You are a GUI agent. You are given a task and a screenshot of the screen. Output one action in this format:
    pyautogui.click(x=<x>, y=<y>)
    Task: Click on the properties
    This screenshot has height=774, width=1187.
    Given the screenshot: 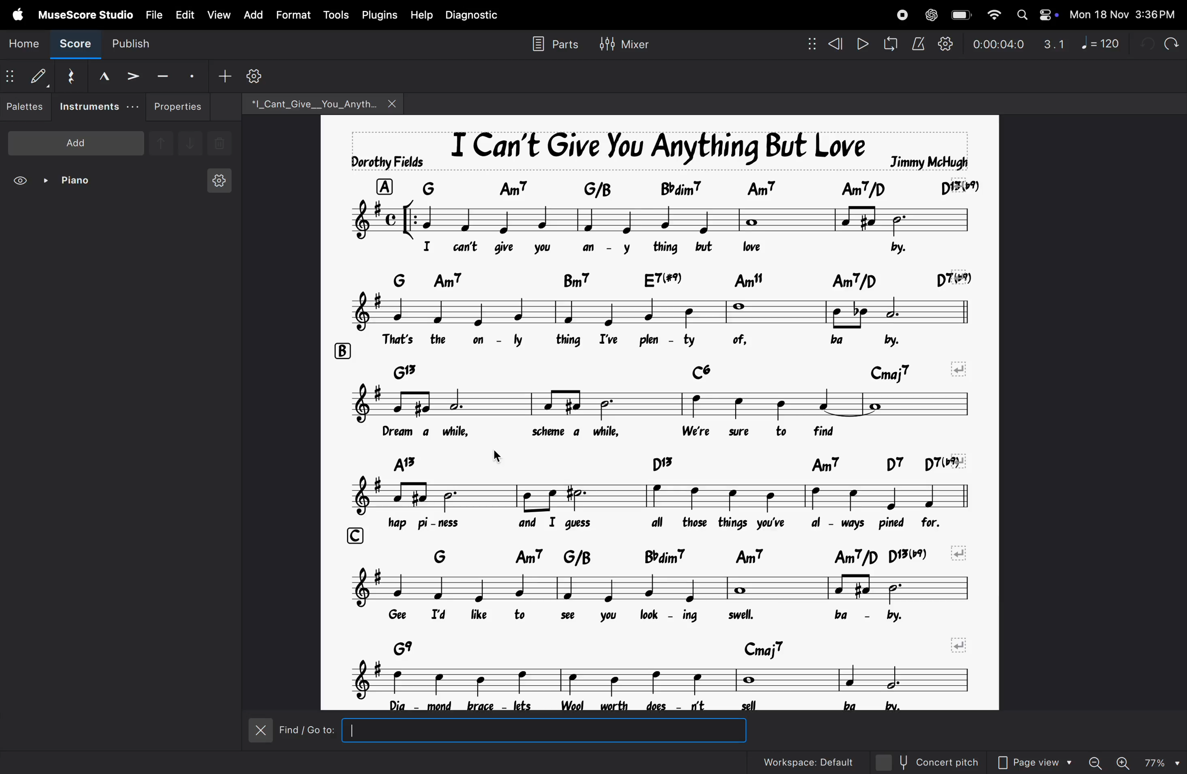 What is the action you would take?
    pyautogui.click(x=180, y=107)
    